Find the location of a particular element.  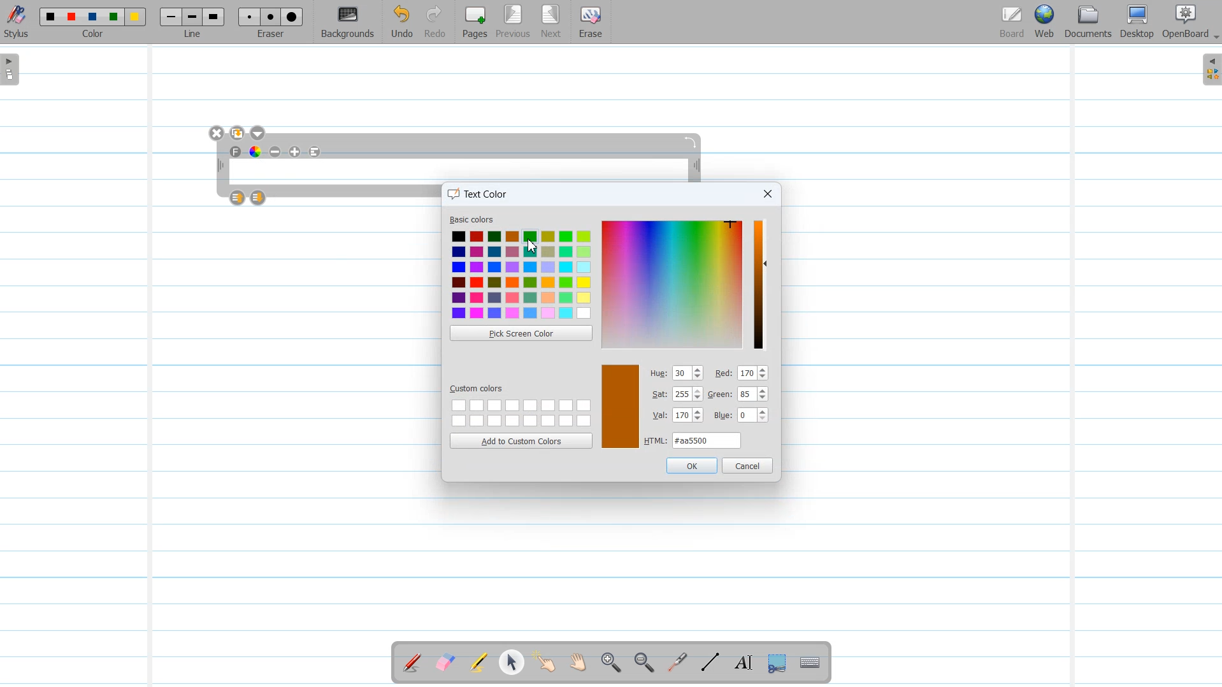

Text Tool is located at coordinates (741, 663).